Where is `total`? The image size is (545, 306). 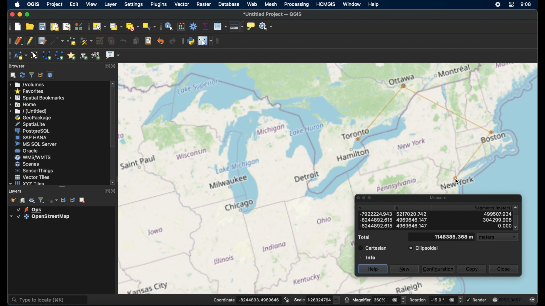
total is located at coordinates (364, 237).